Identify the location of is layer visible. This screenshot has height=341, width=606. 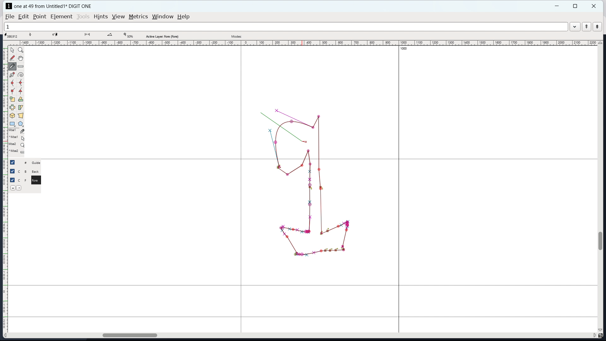
(12, 171).